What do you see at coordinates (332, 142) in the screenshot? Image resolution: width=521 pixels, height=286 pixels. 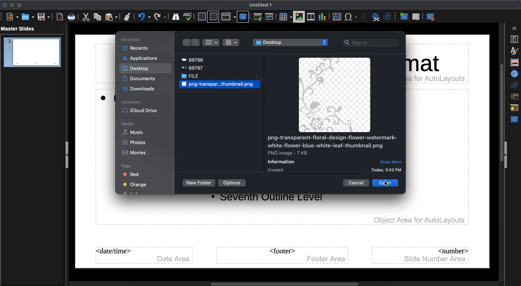 I see `png-transparent-floral-design-flower-watermark-
white-flower-blue-white-leaf-thumbnail.png` at bounding box center [332, 142].